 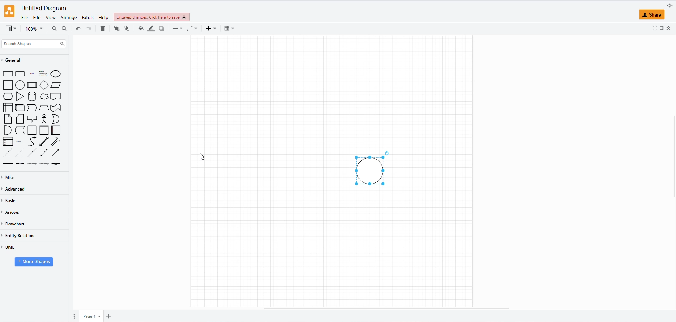 What do you see at coordinates (227, 30) in the screenshot?
I see `TABLE` at bounding box center [227, 30].